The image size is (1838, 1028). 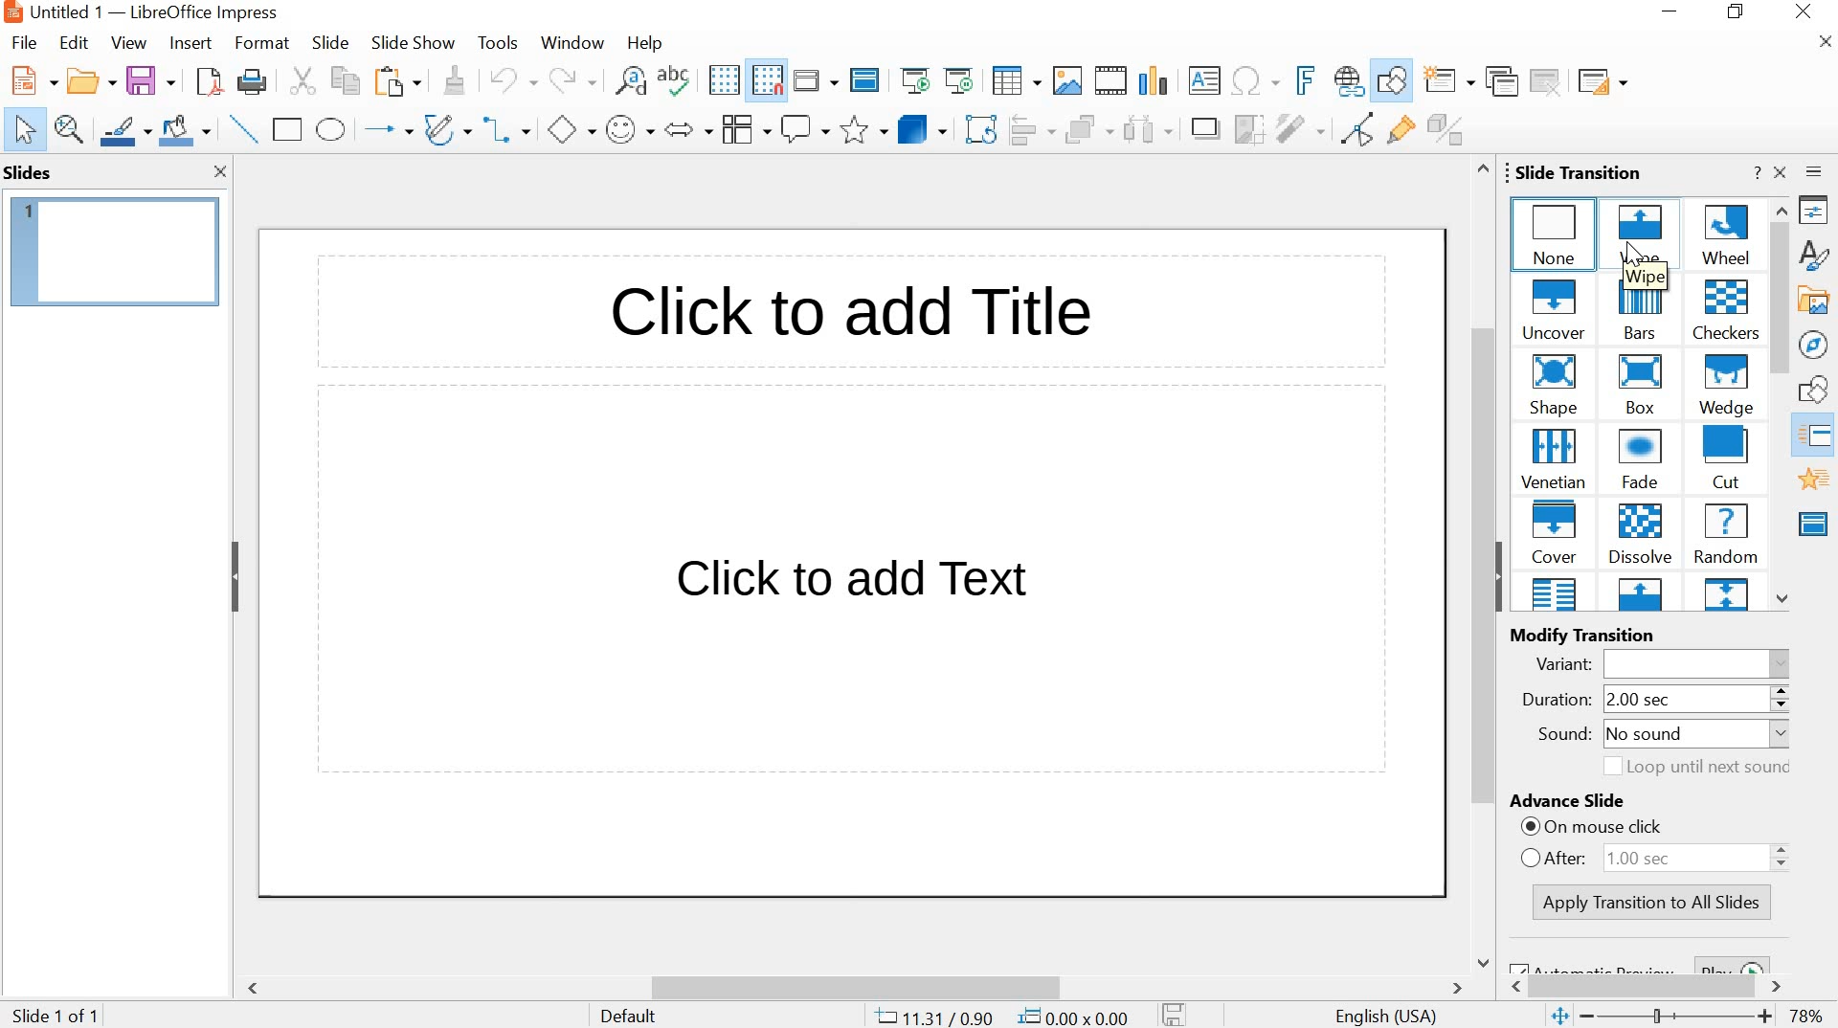 I want to click on COVER, so click(x=1556, y=532).